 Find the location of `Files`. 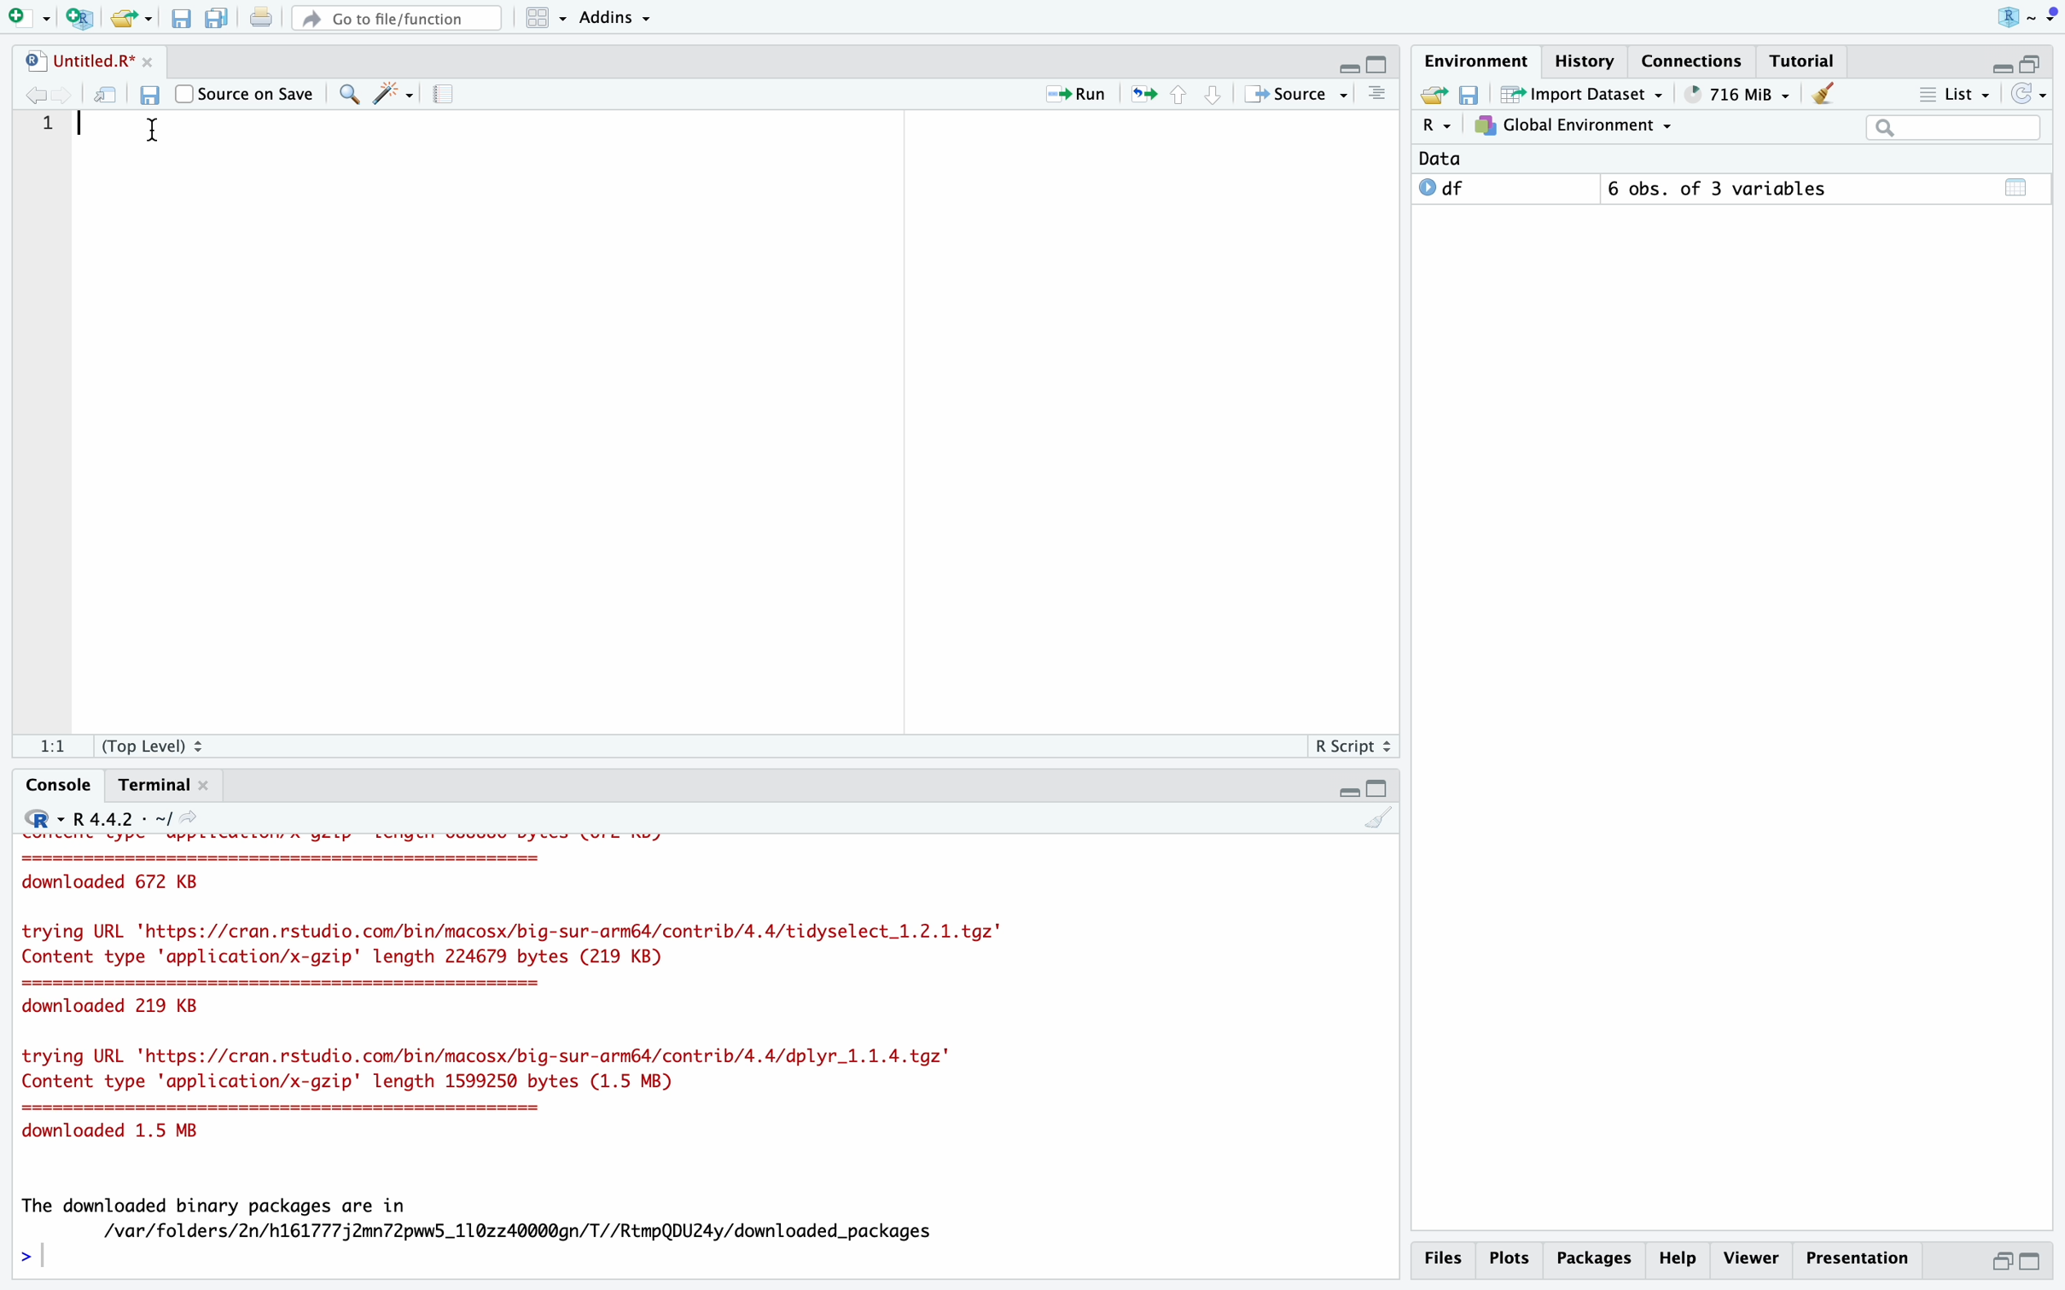

Files is located at coordinates (1446, 1259).